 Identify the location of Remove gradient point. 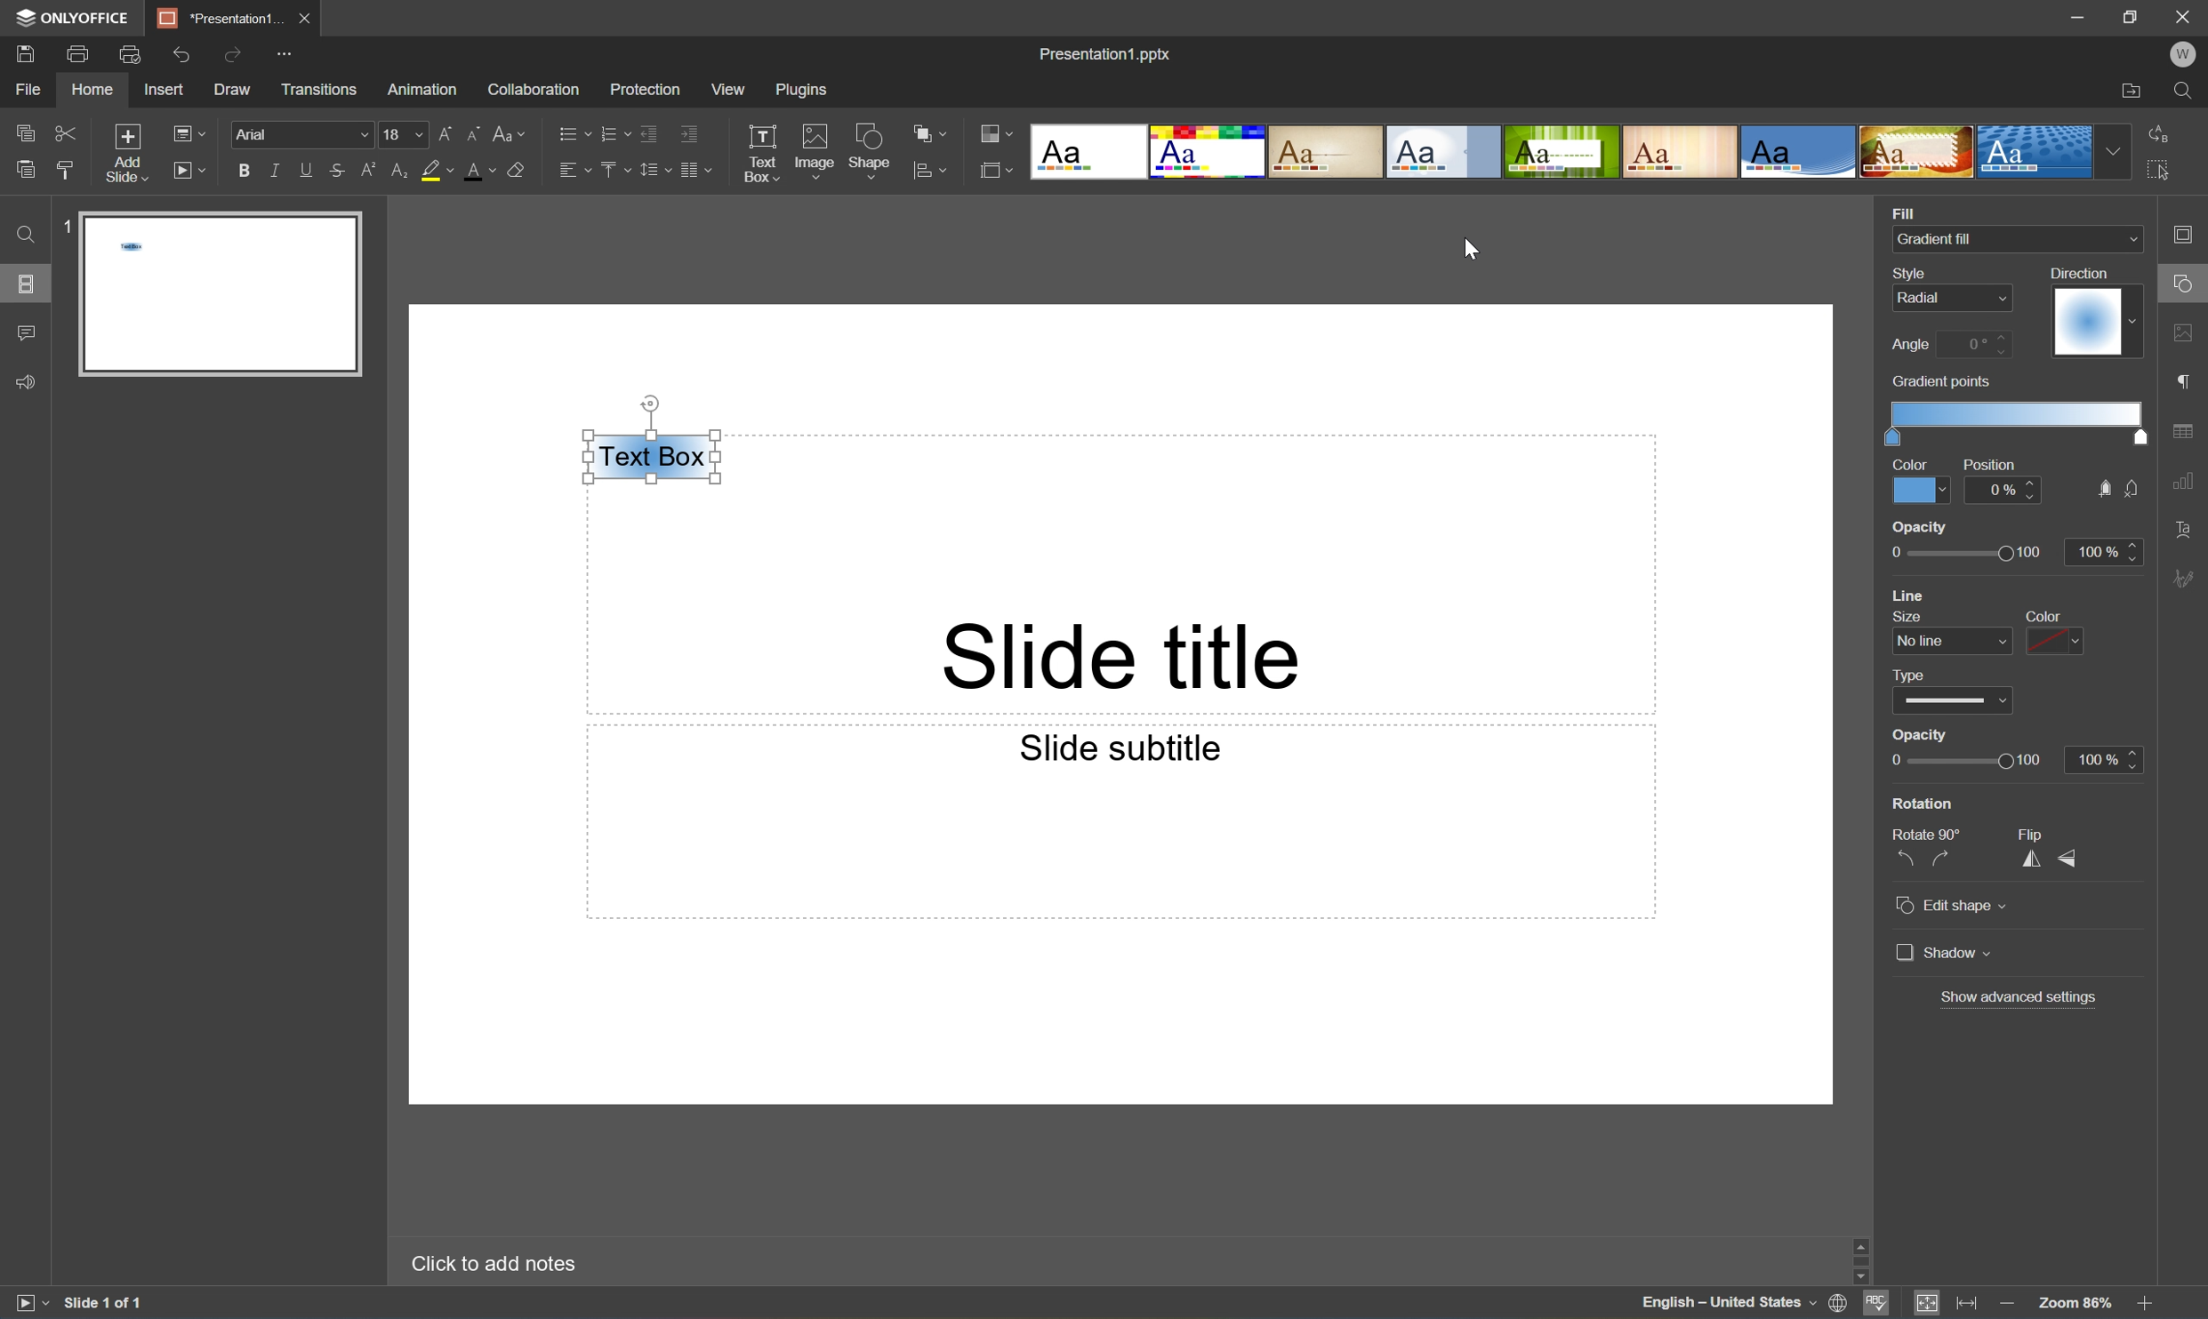
(2135, 489).